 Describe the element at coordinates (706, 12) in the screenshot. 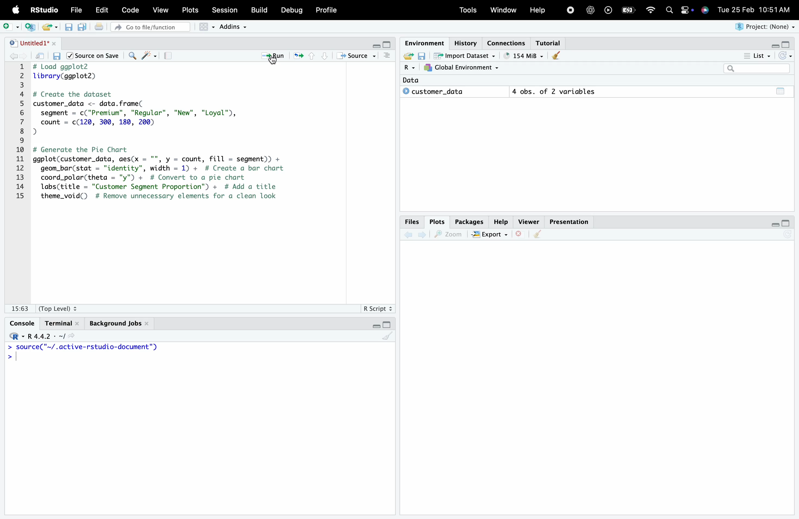

I see `siri` at that location.